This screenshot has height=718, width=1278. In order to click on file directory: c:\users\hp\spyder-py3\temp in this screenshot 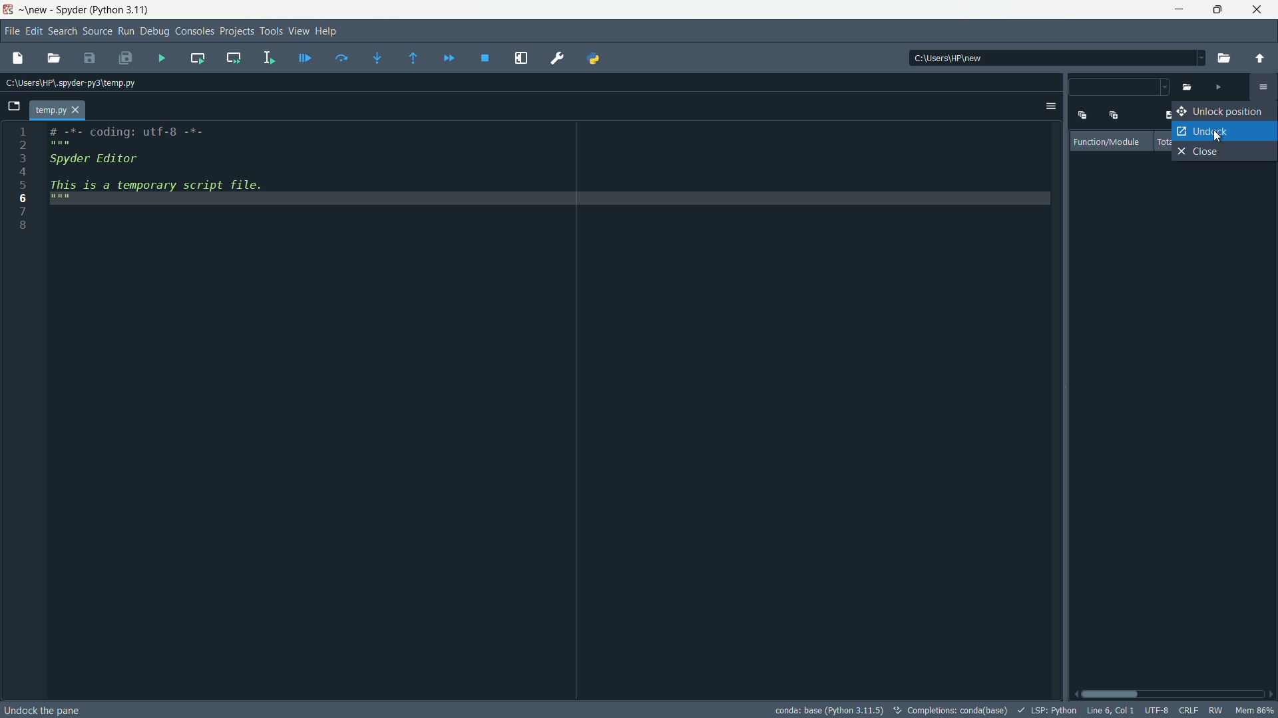, I will do `click(71, 84)`.